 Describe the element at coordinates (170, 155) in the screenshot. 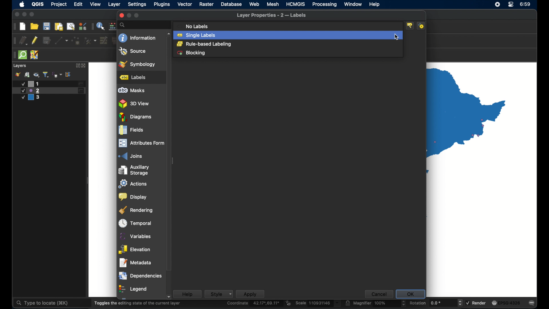

I see `scroll box` at that location.